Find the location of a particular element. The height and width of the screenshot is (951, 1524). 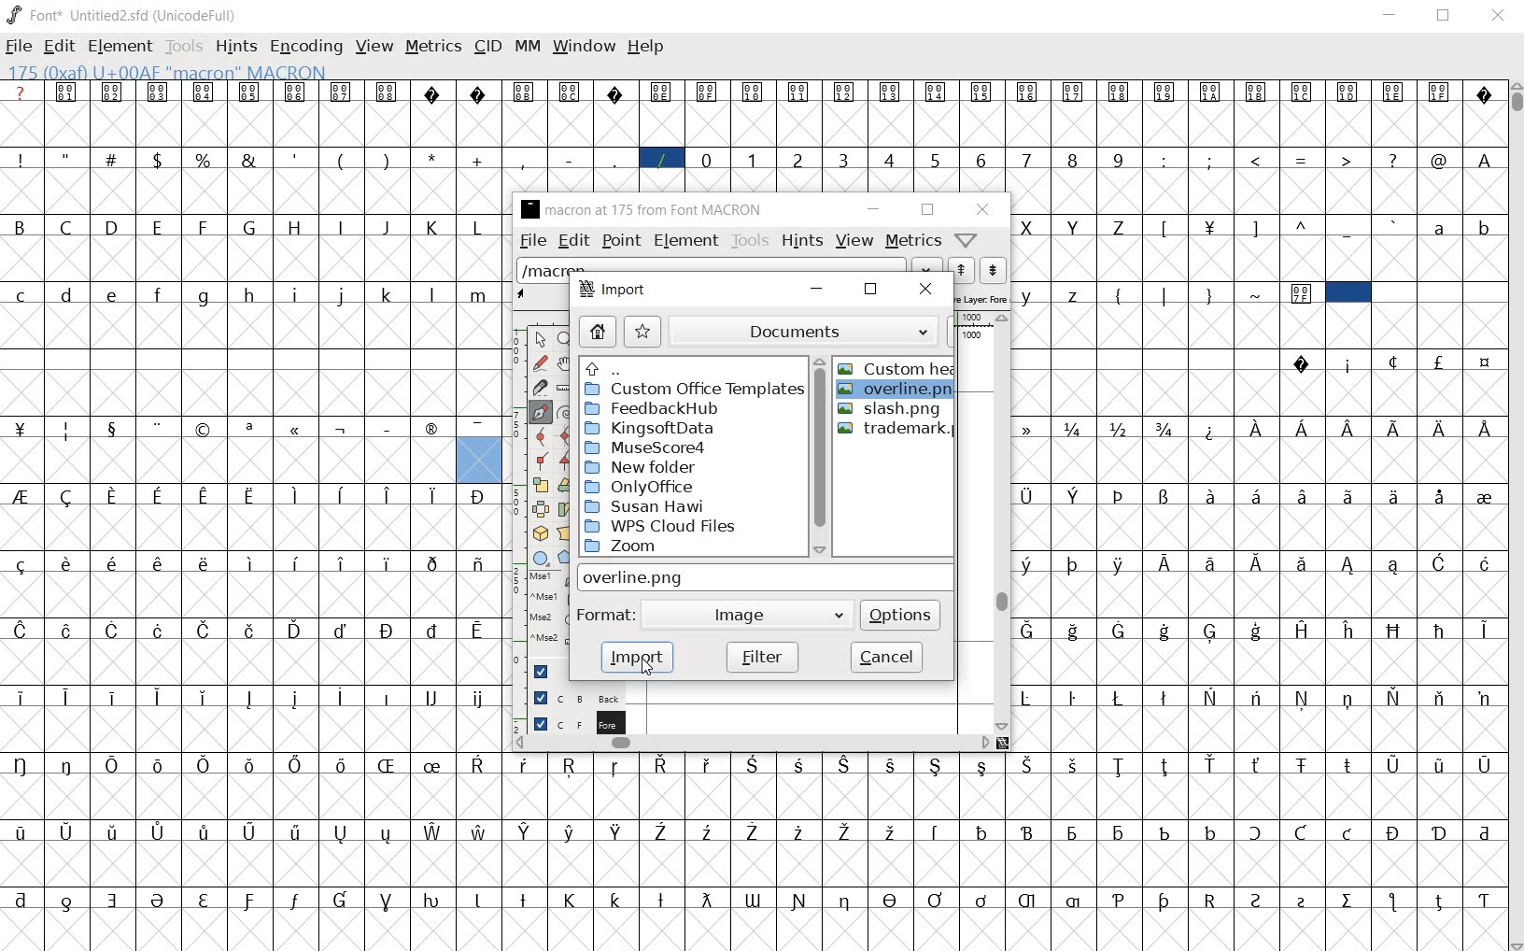

Symbol is located at coordinates (1076, 563).